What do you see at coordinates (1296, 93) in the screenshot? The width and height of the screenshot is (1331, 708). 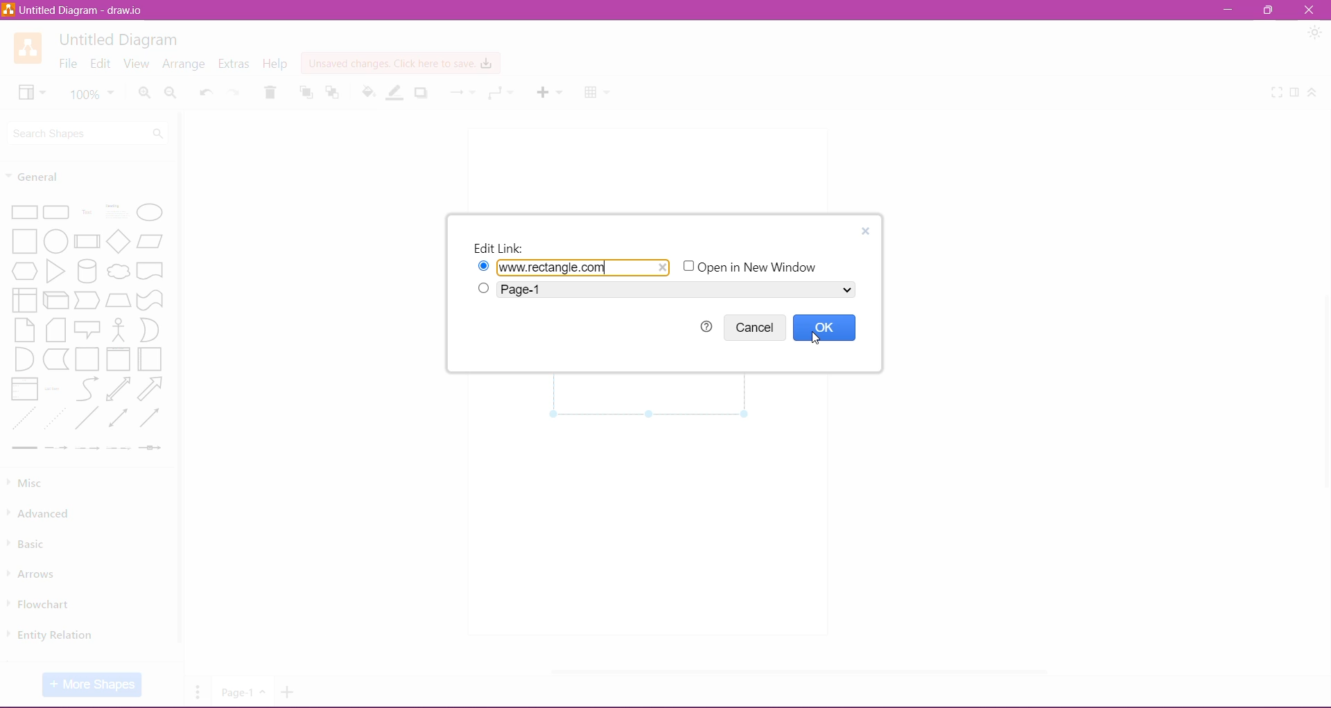 I see `Format` at bounding box center [1296, 93].